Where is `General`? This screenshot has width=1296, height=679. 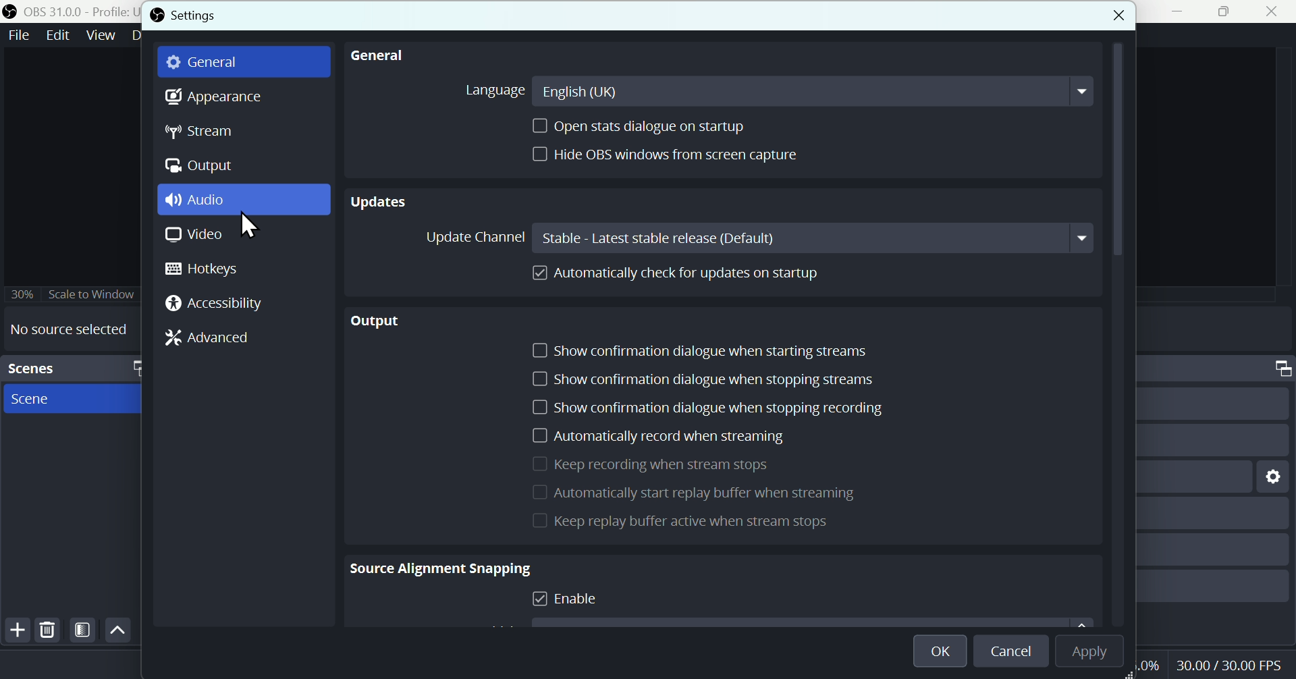
General is located at coordinates (202, 63).